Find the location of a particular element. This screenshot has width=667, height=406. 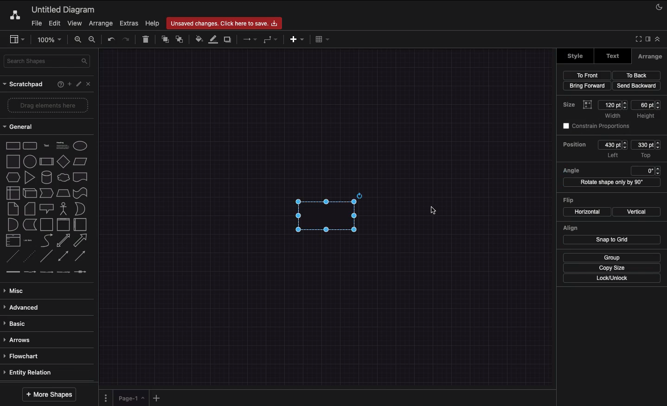

Send backward is located at coordinates (637, 87).